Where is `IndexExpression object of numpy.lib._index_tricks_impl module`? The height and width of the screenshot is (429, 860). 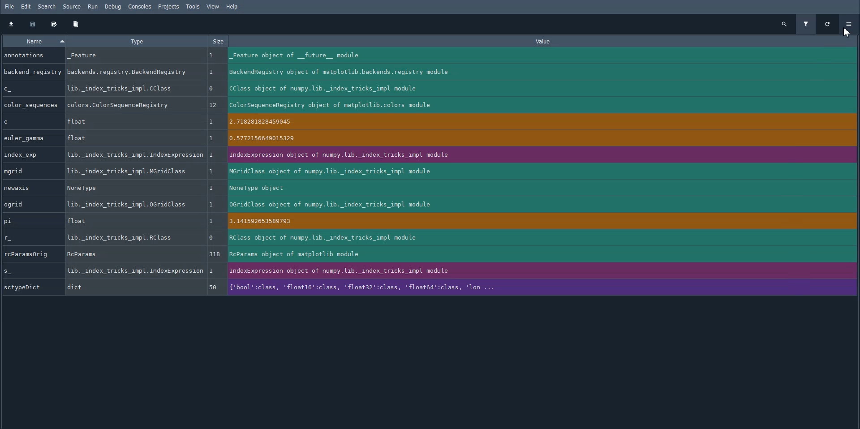 IndexExpression object of numpy.lib._index_tricks_impl module is located at coordinates (542, 155).